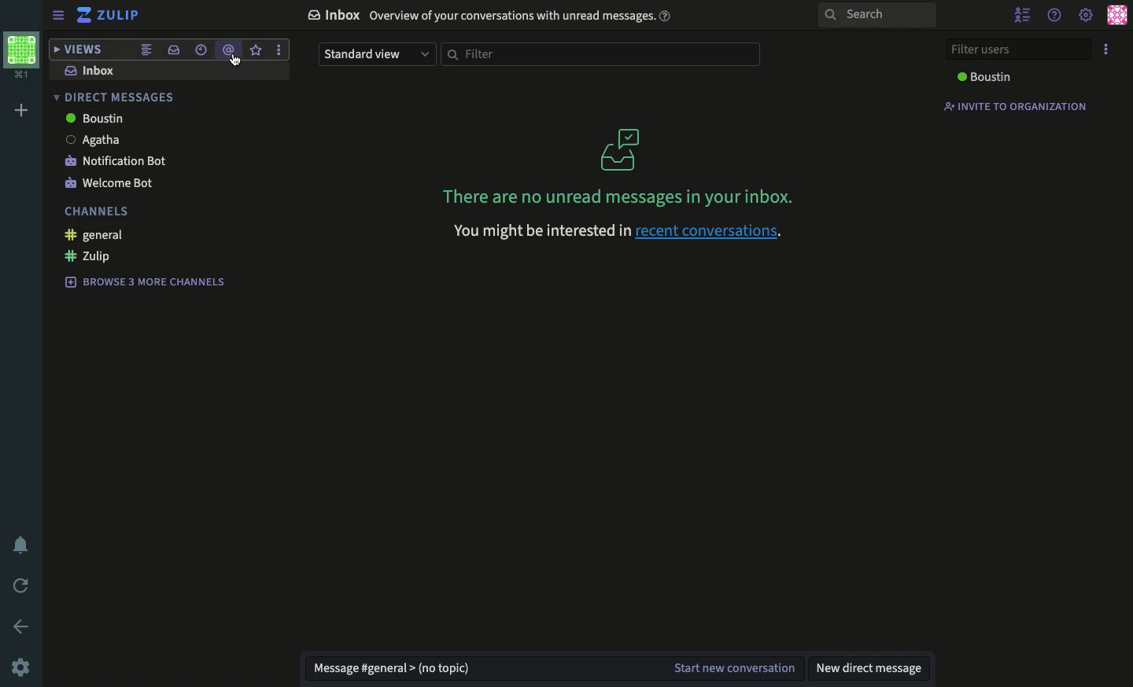 The image size is (1133, 687). What do you see at coordinates (281, 50) in the screenshot?
I see `options` at bounding box center [281, 50].